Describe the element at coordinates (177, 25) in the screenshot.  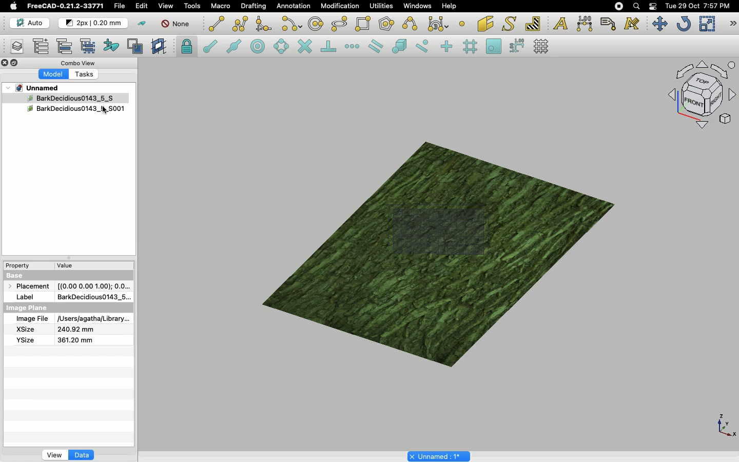
I see `Autogroup off` at that location.